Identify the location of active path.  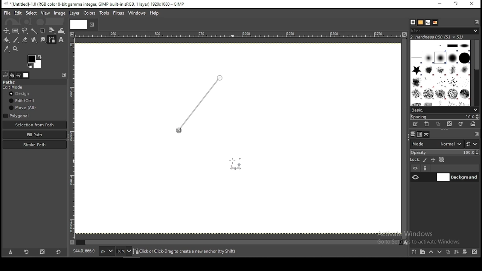
(200, 106).